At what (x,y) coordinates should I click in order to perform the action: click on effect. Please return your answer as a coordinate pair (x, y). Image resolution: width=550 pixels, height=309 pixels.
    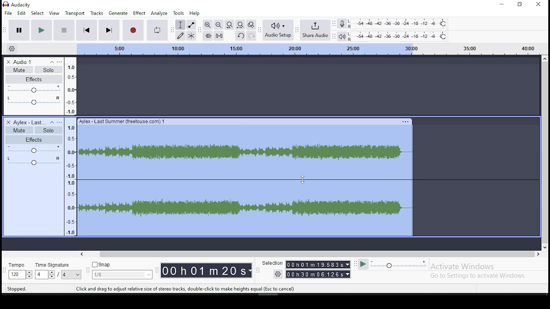
    Looking at the image, I should click on (139, 13).